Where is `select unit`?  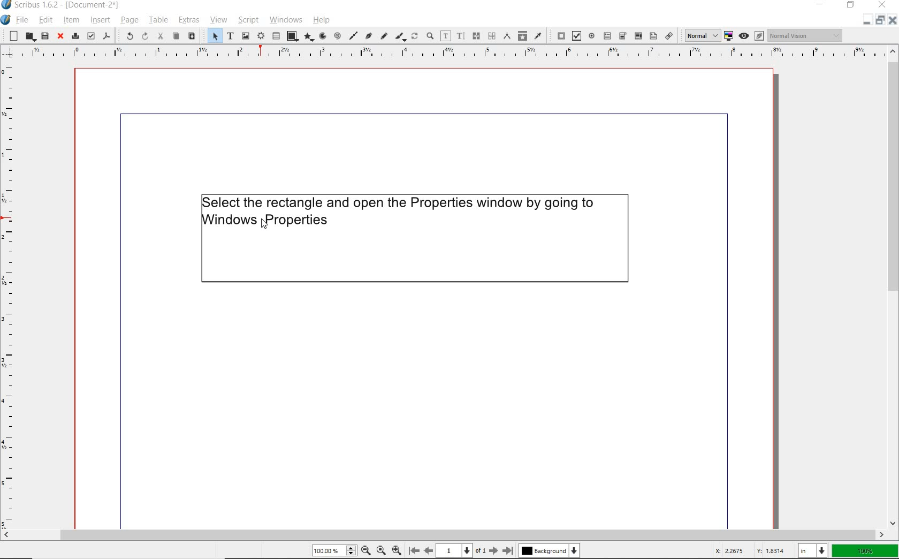
select unit is located at coordinates (813, 550).